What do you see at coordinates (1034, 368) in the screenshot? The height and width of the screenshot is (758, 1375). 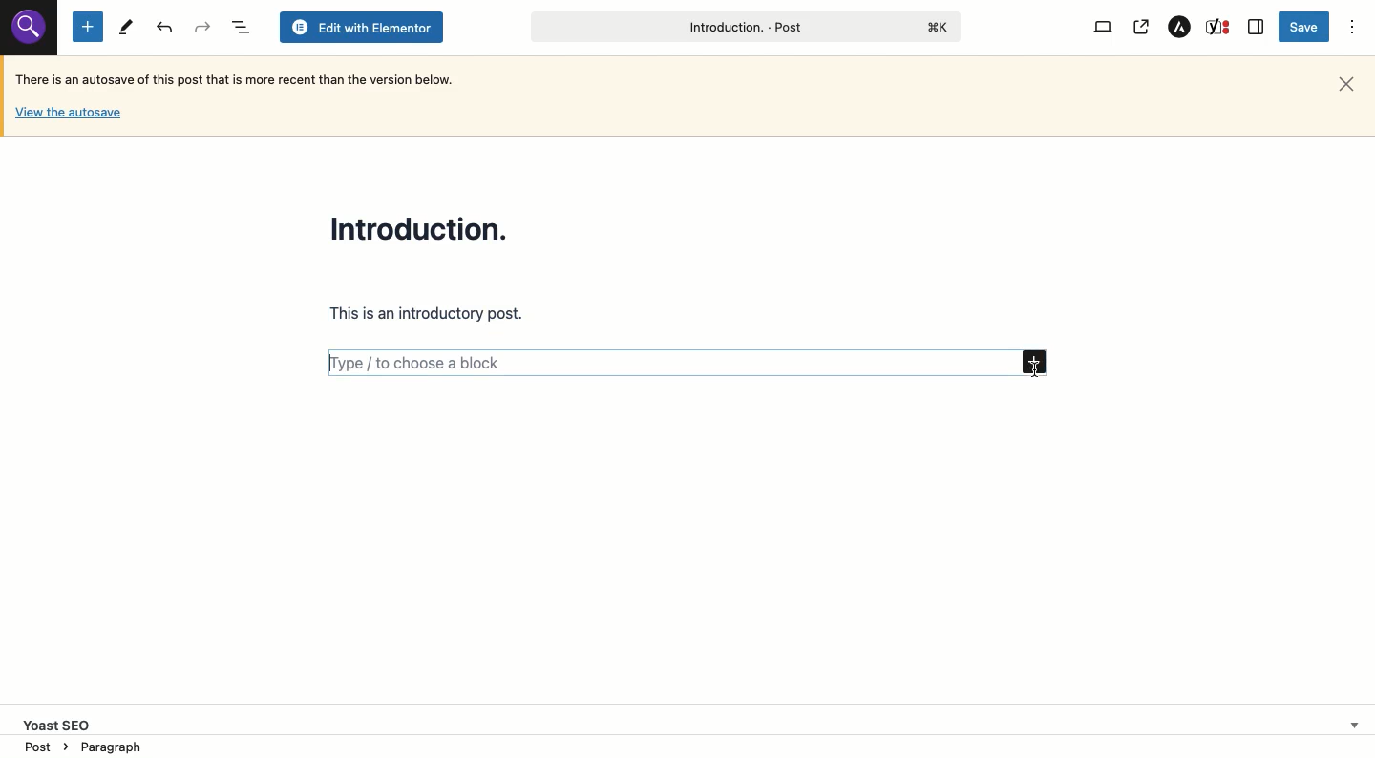 I see `cursor` at bounding box center [1034, 368].